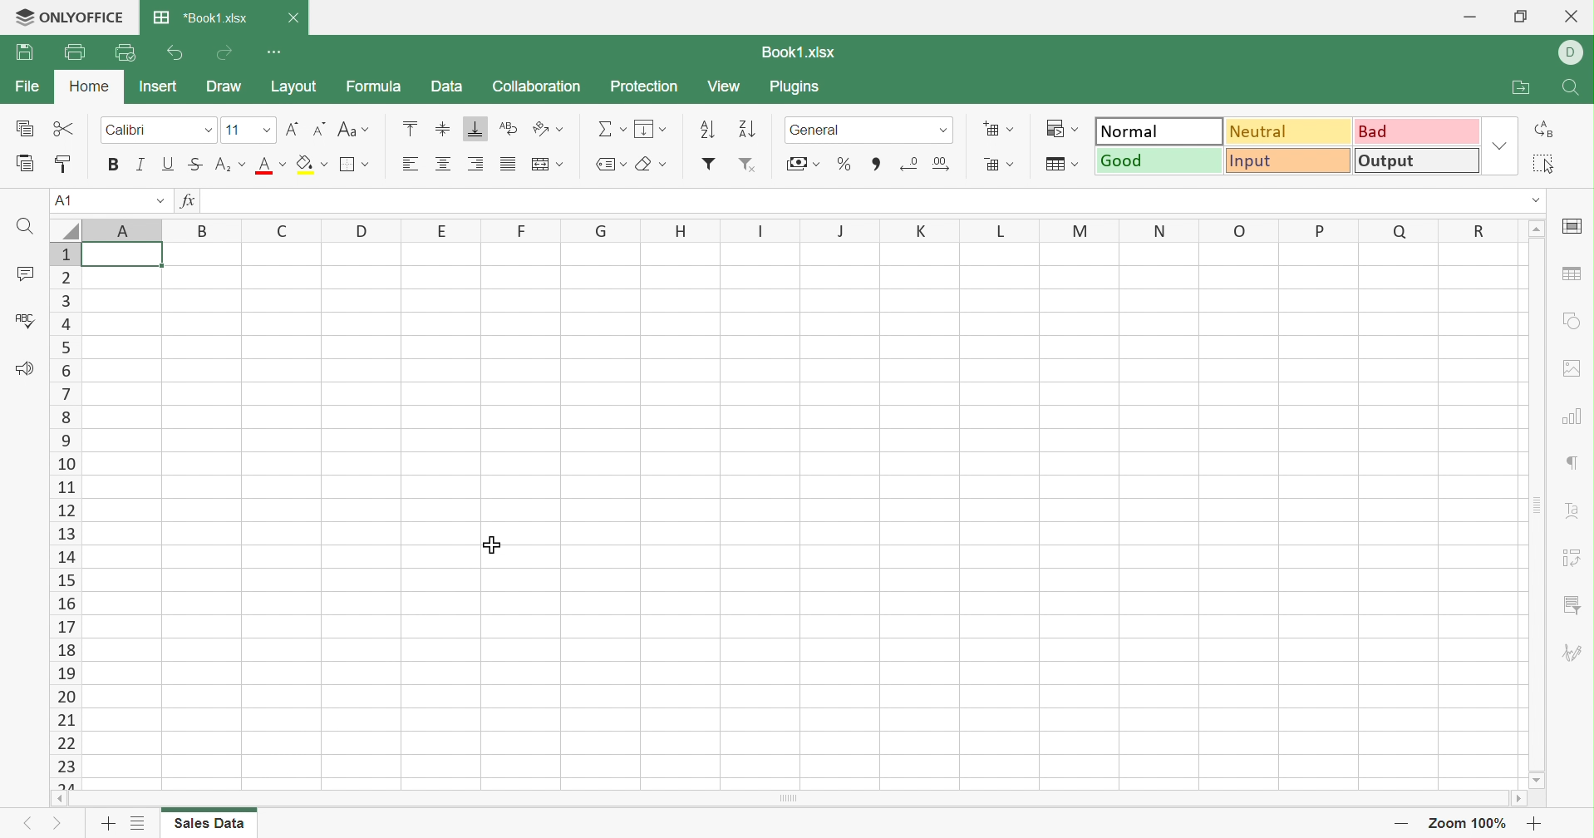 The image size is (1594, 838). Describe the element at coordinates (610, 124) in the screenshot. I see `Summation` at that location.